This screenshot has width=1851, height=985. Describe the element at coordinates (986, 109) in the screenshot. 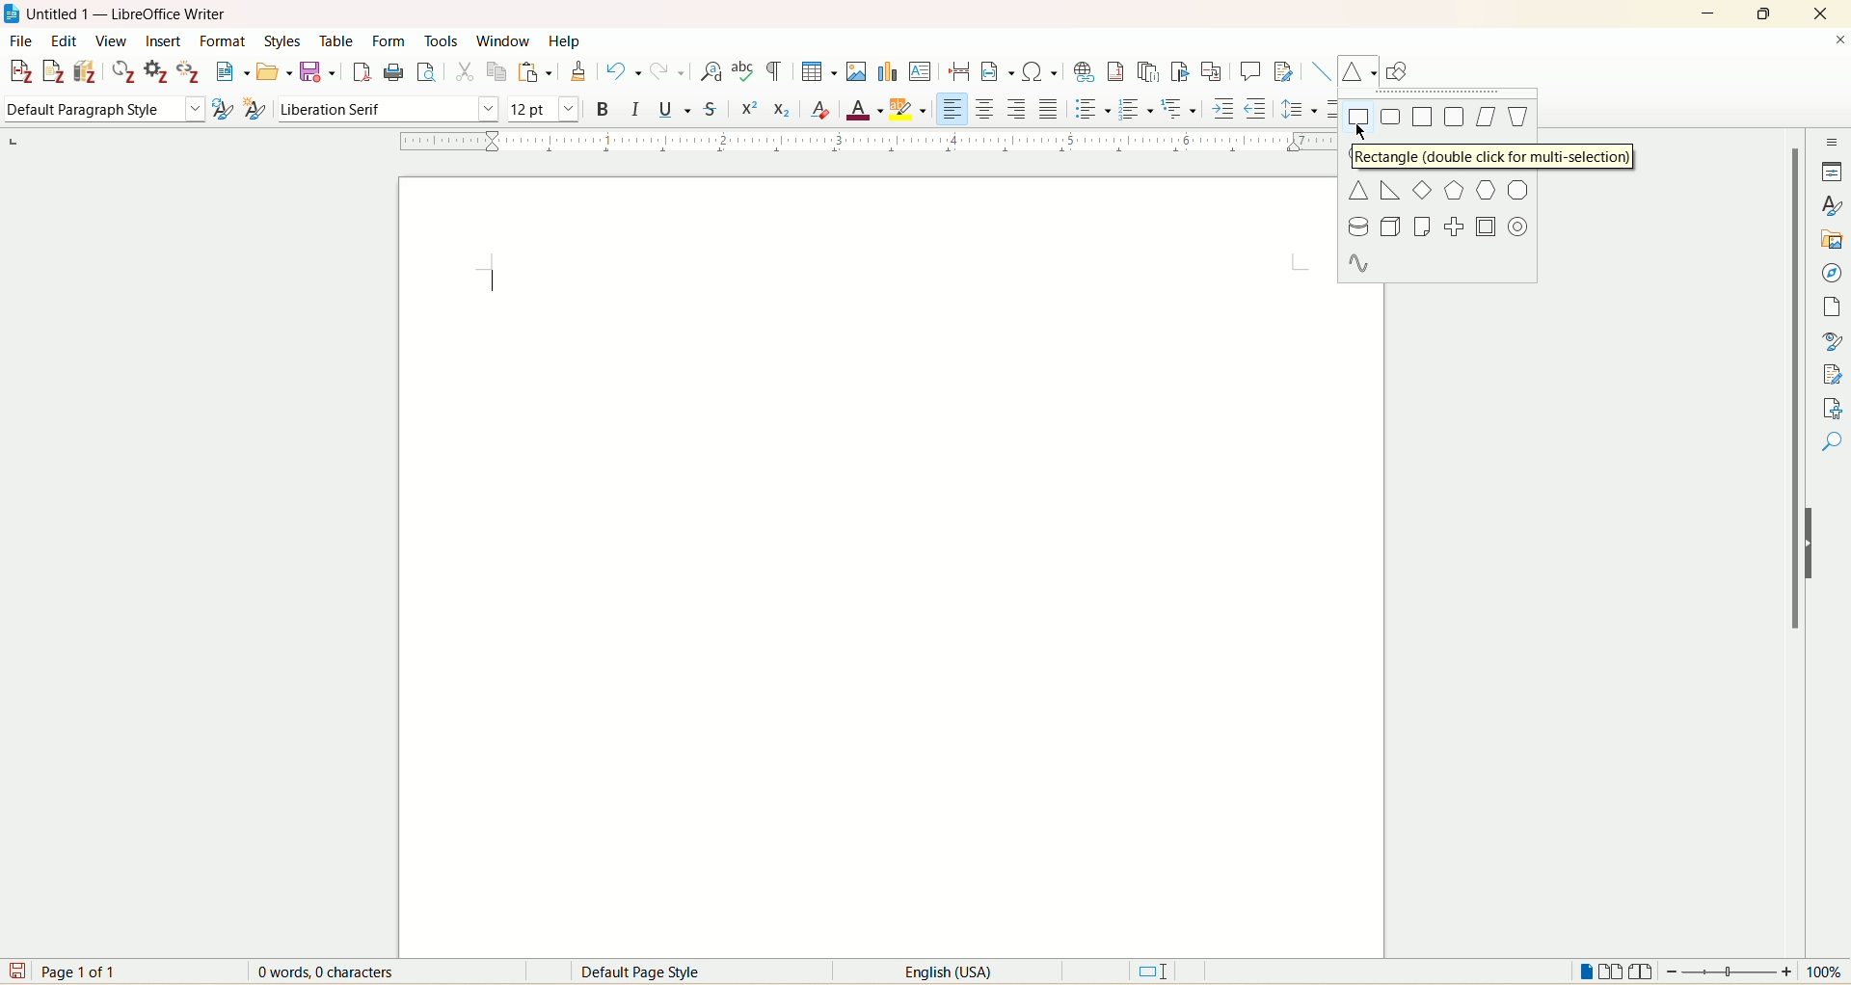

I see `align center` at that location.